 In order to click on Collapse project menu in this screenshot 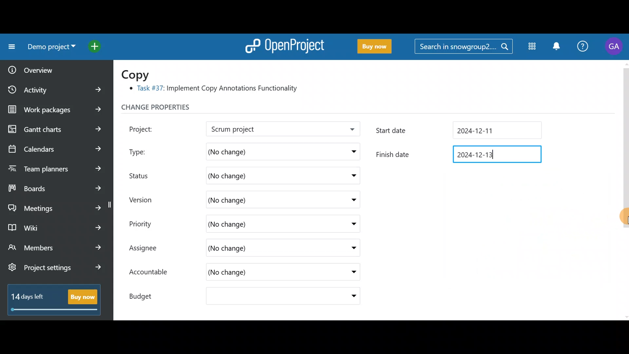, I will do `click(10, 47)`.